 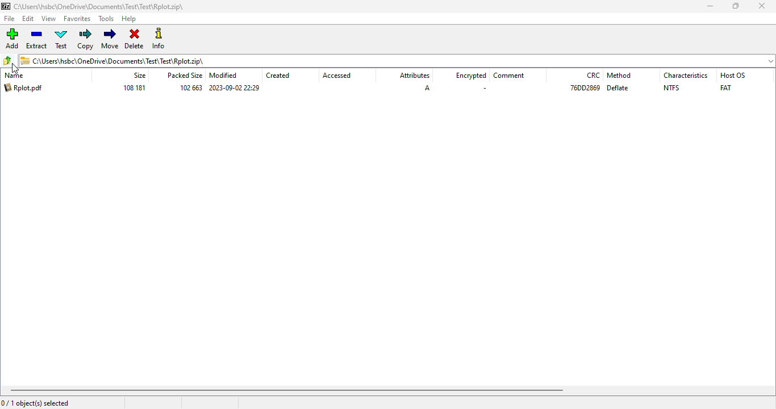 I want to click on logo, so click(x=5, y=6).